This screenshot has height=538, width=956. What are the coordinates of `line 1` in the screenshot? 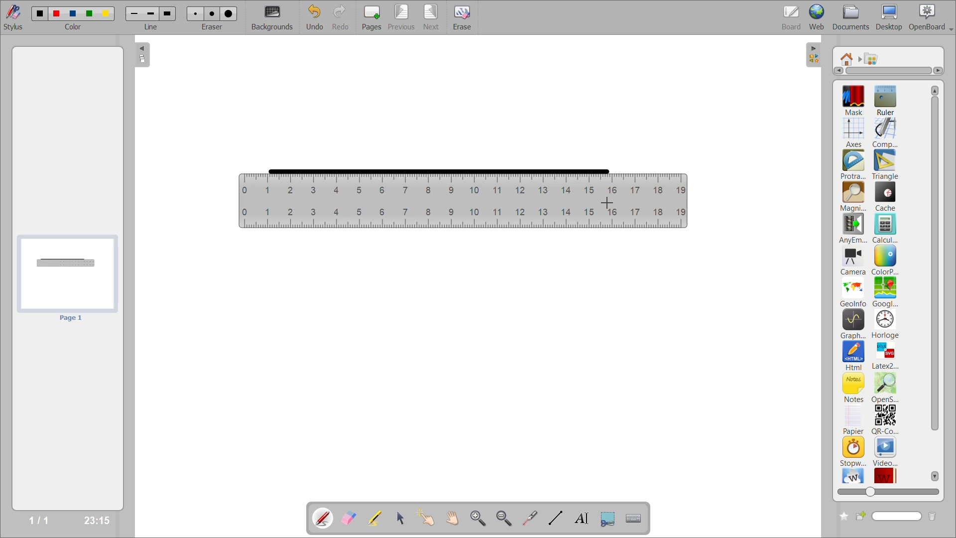 It's located at (135, 14).